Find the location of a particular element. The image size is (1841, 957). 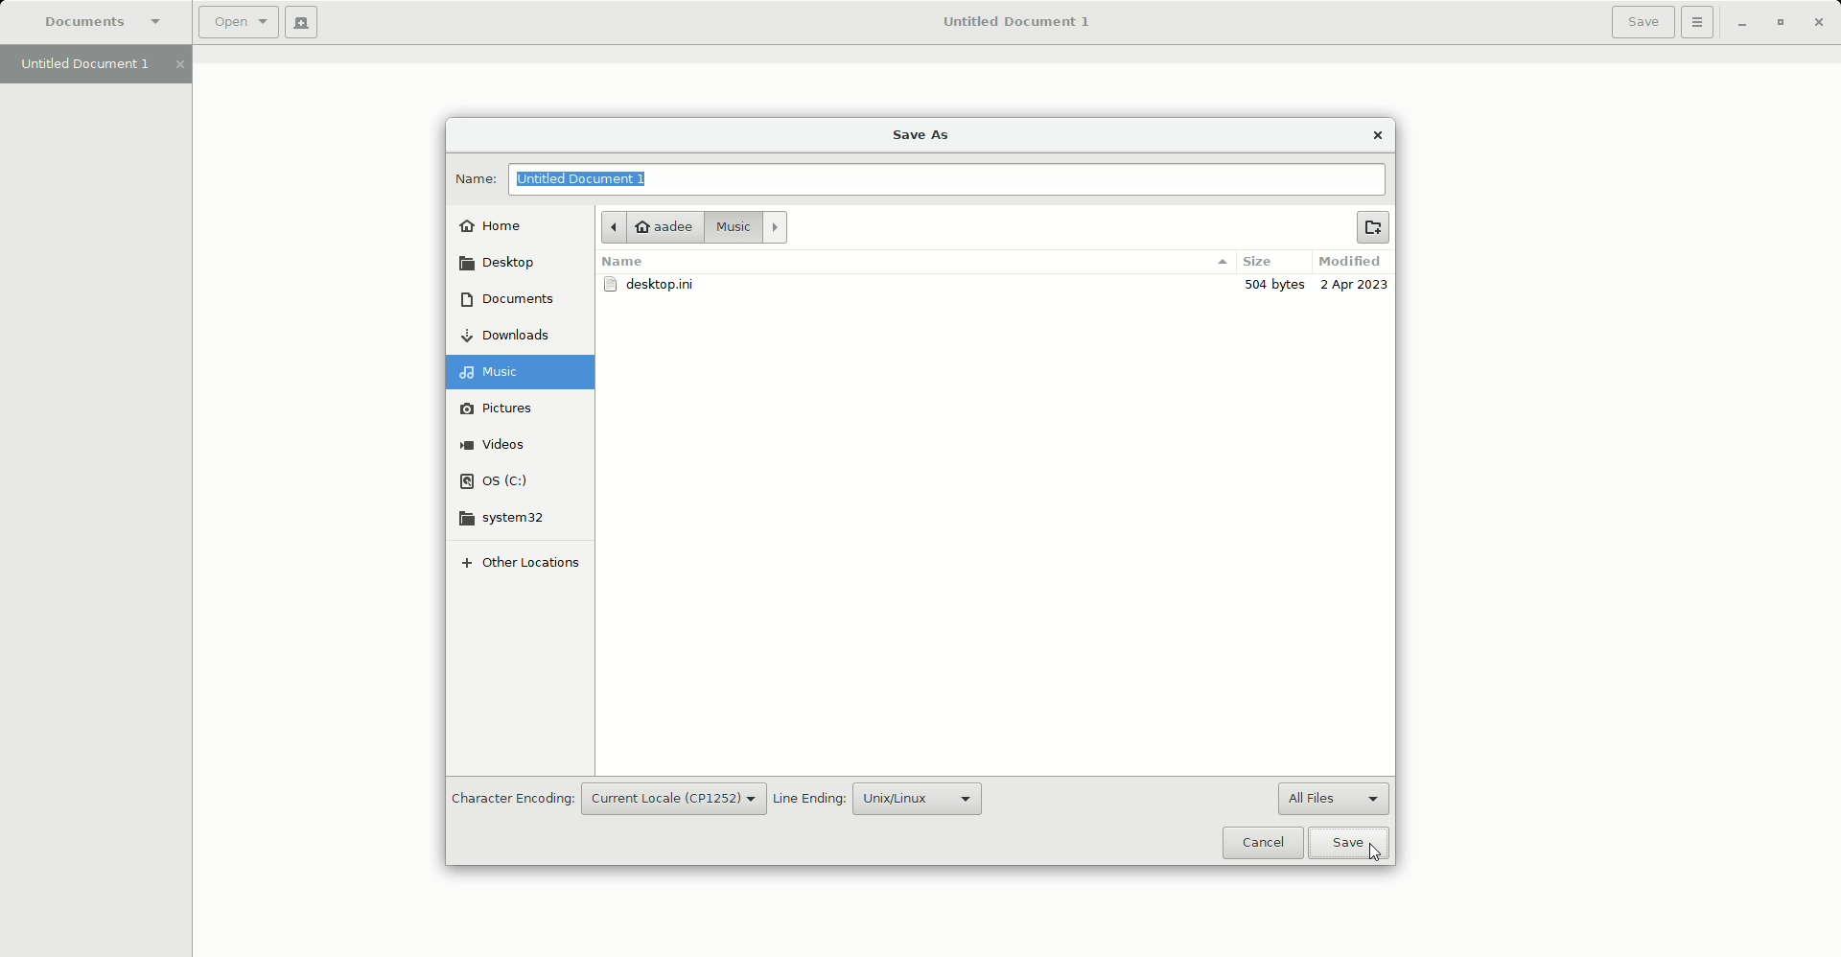

Cursor is located at coordinates (1376, 853).